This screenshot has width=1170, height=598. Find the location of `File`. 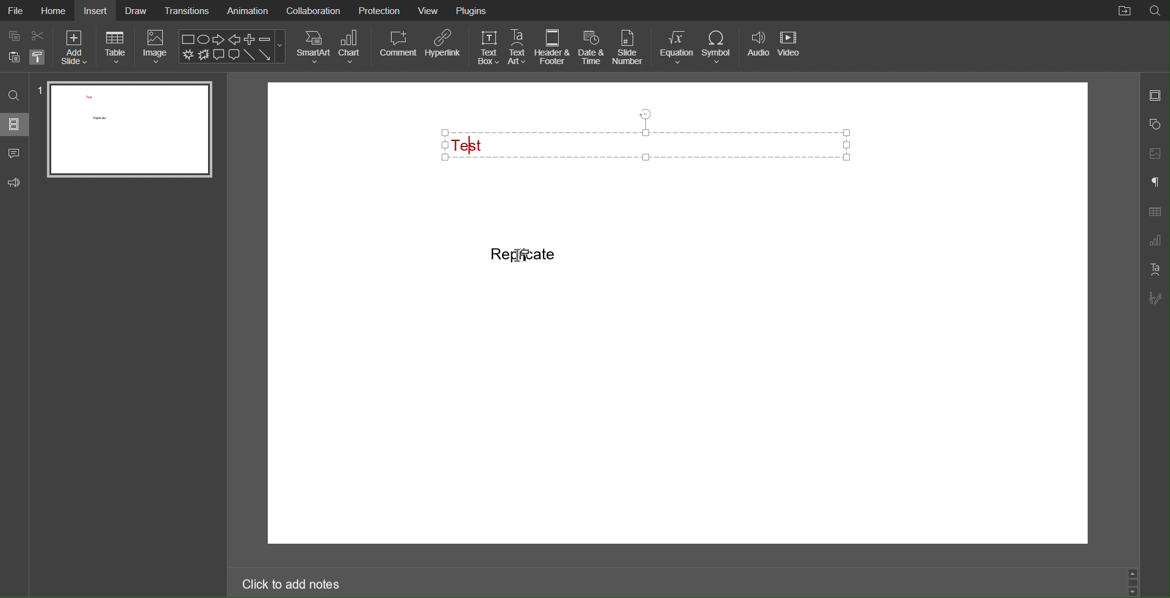

File is located at coordinates (16, 10).